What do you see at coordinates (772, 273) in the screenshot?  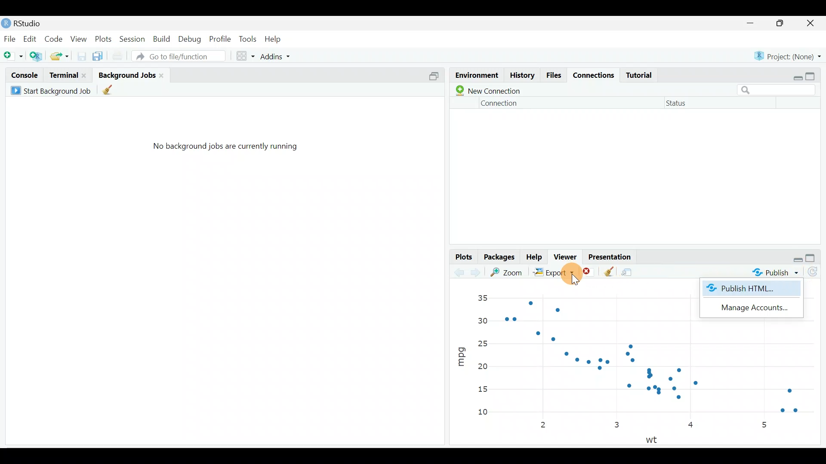 I see `Publish` at bounding box center [772, 273].